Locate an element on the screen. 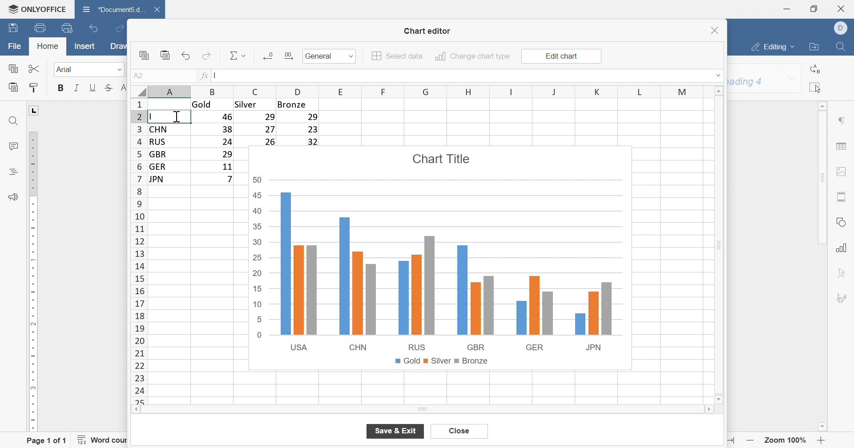 The image size is (854, 448). Table is located at coordinates (282, 121).